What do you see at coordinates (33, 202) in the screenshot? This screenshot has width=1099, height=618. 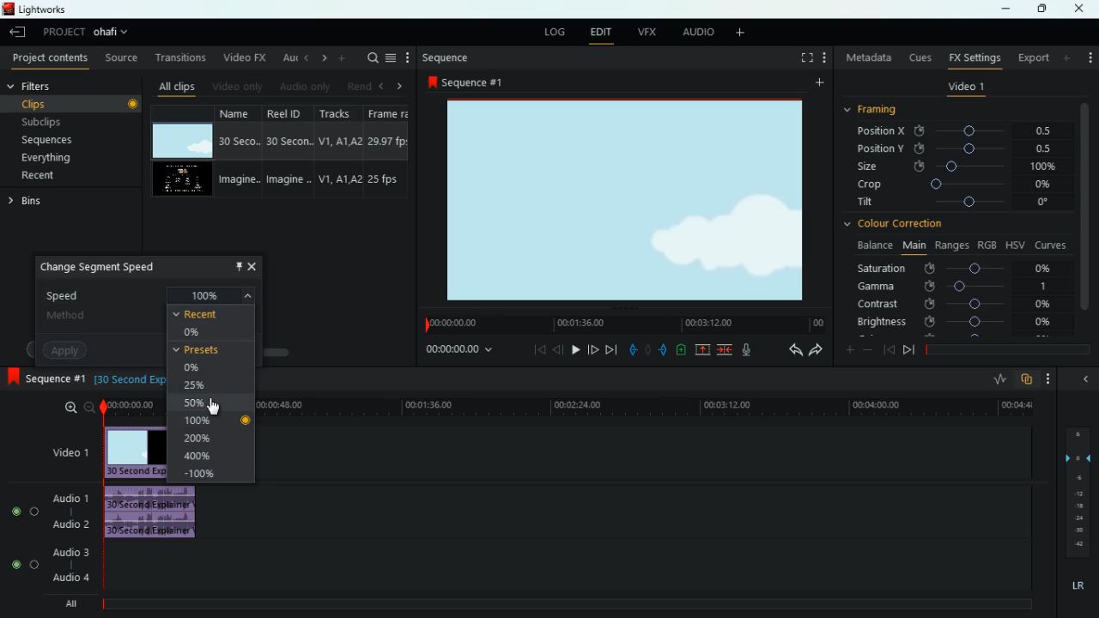 I see `bins` at bounding box center [33, 202].